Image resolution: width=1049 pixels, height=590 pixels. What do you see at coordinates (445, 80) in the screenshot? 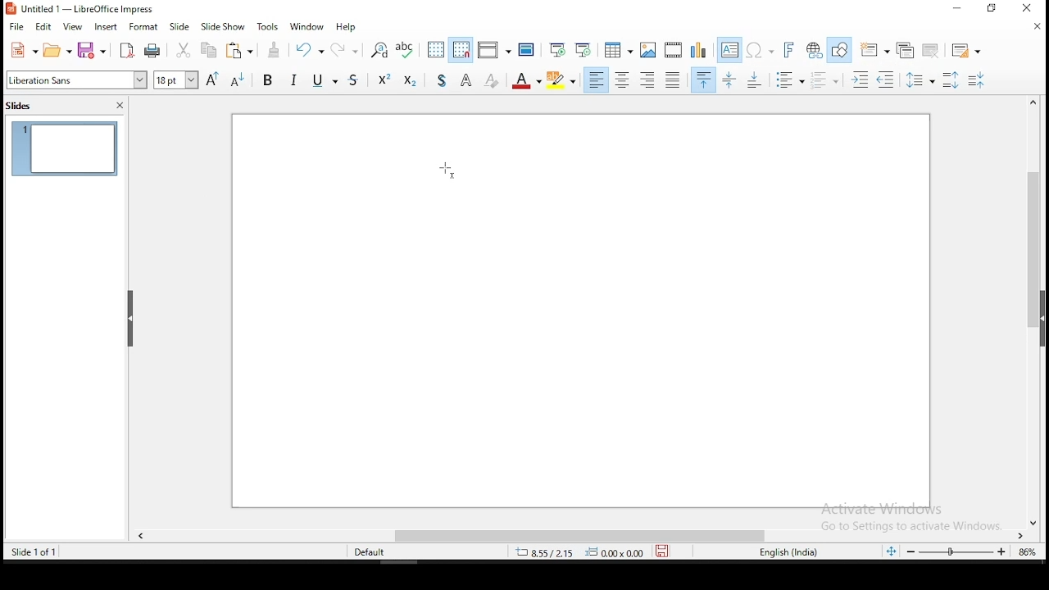
I see `toggle shadow` at bounding box center [445, 80].